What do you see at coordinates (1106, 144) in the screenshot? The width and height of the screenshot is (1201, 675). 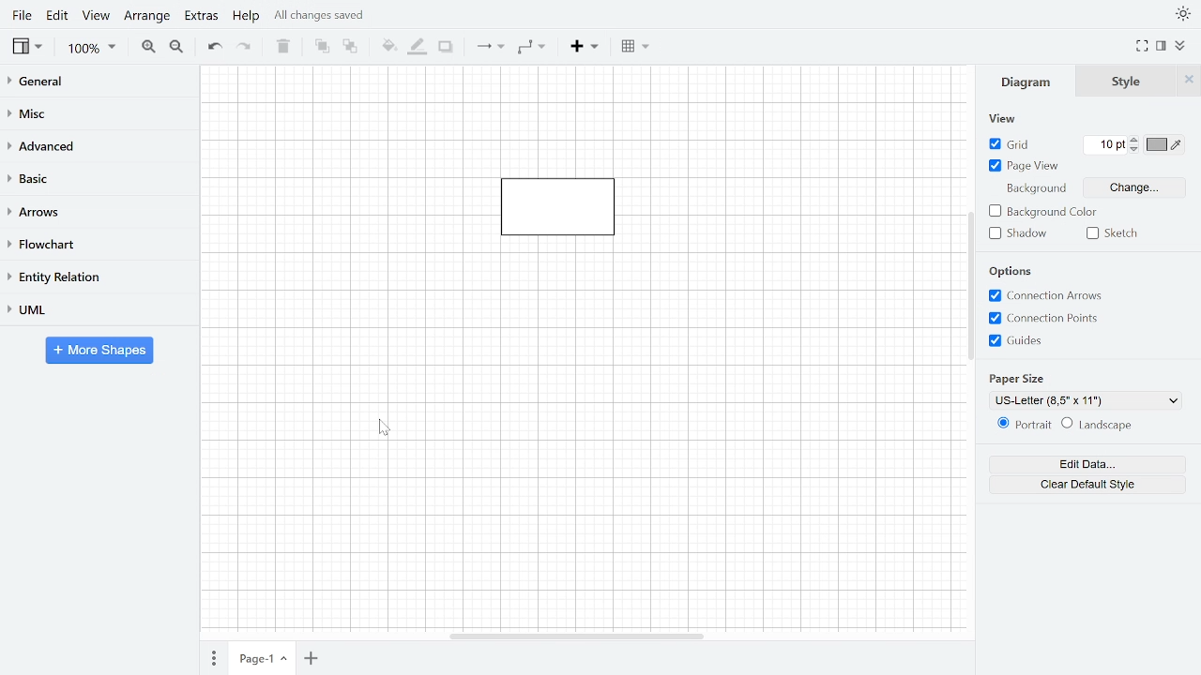 I see `Current grid` at bounding box center [1106, 144].